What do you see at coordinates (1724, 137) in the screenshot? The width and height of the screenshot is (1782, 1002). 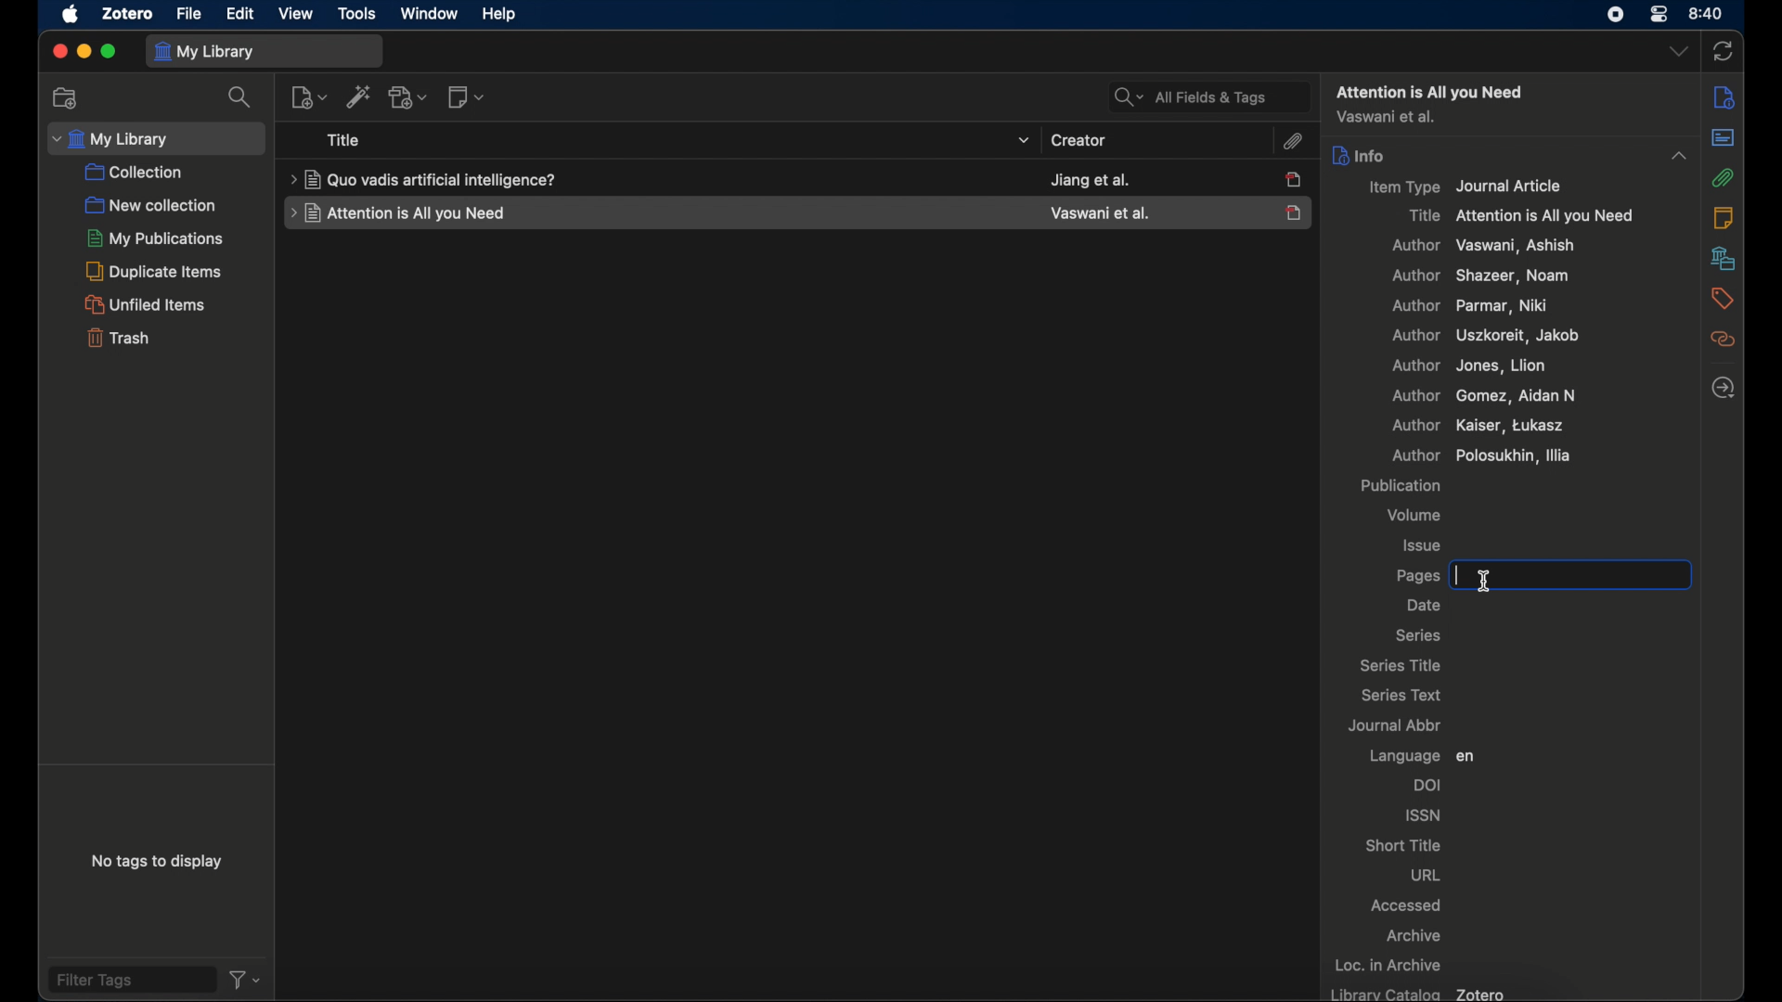 I see `abstract` at bounding box center [1724, 137].